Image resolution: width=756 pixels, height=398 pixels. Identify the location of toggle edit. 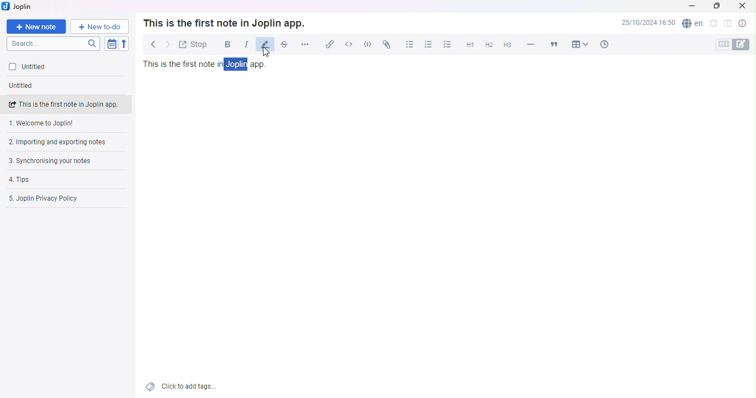
(744, 44).